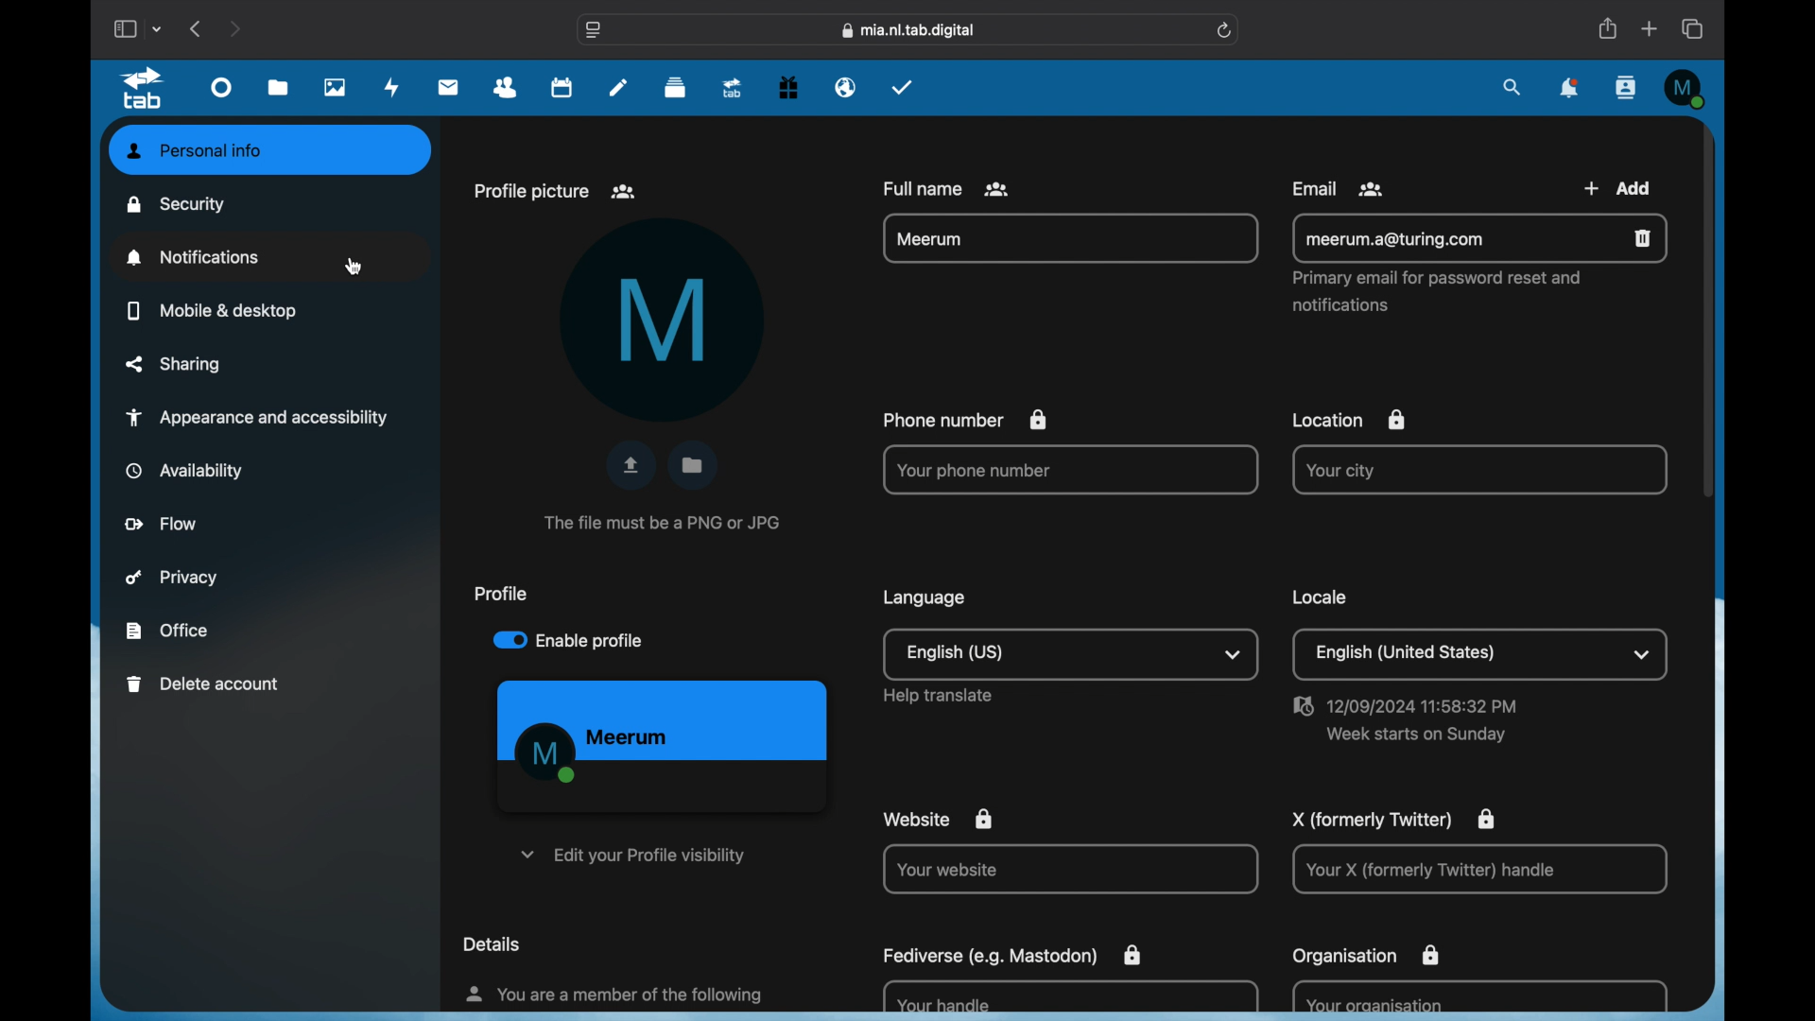 The height and width of the screenshot is (1021, 1815). I want to click on profile, so click(1683, 85).